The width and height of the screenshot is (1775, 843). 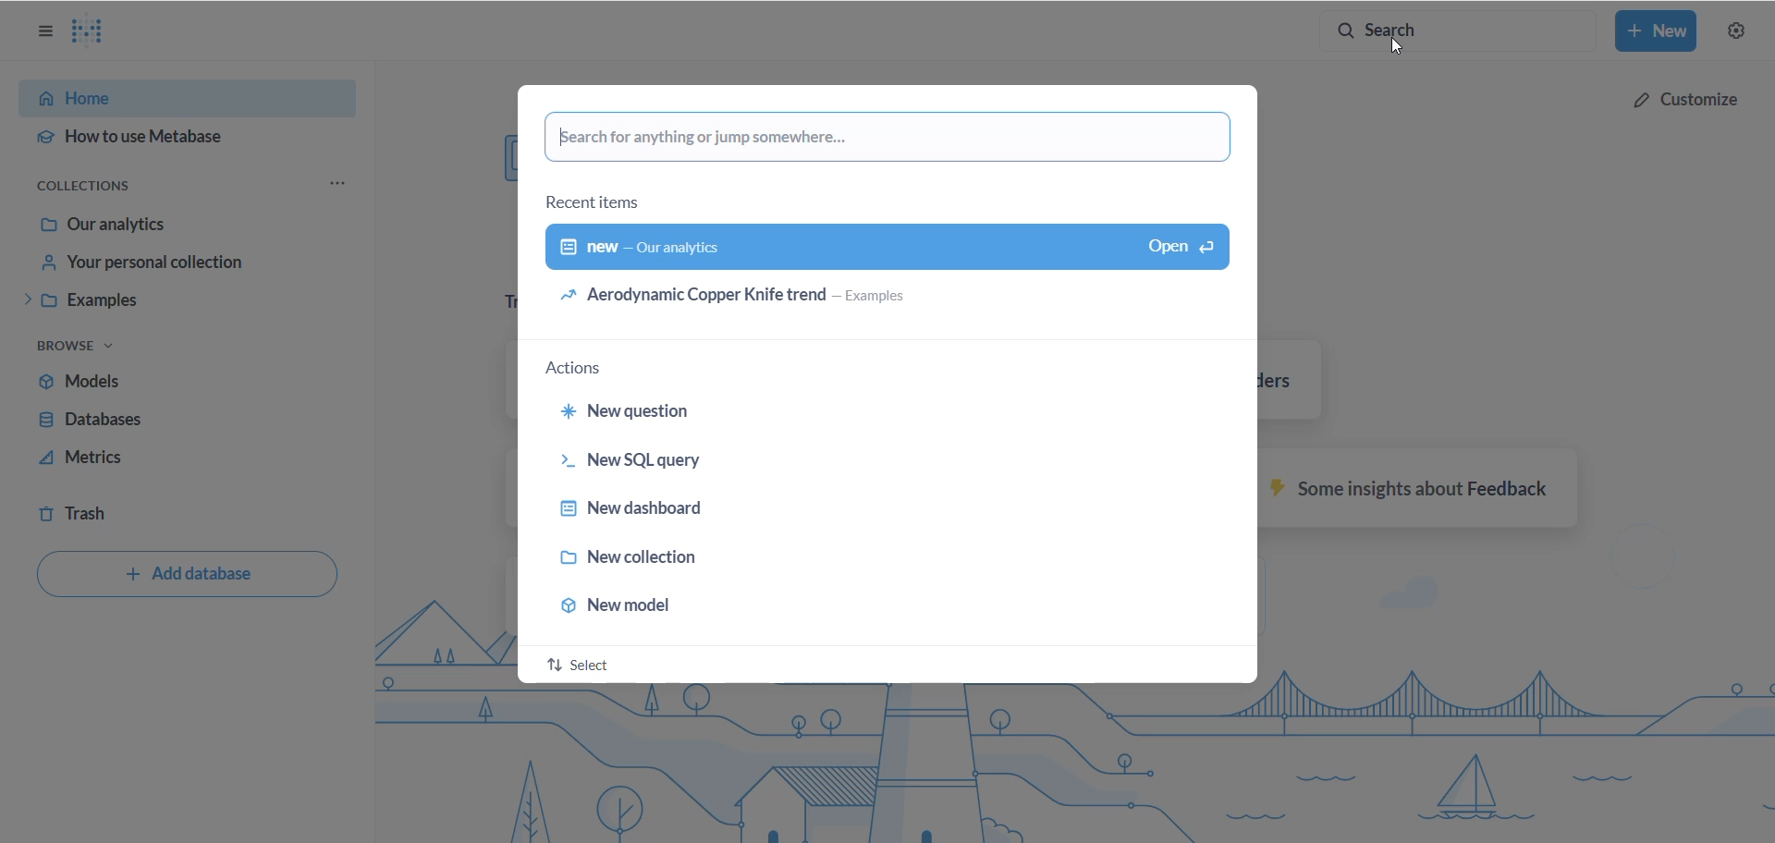 What do you see at coordinates (156, 302) in the screenshot?
I see `examples` at bounding box center [156, 302].